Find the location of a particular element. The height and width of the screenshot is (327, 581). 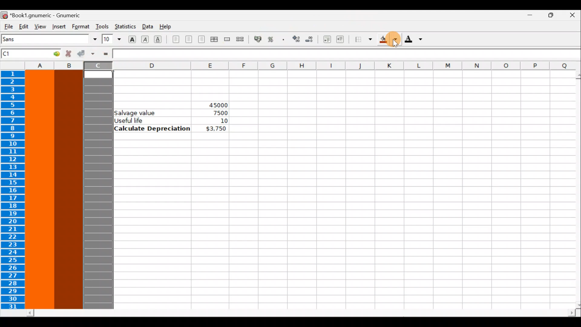

View is located at coordinates (38, 26).